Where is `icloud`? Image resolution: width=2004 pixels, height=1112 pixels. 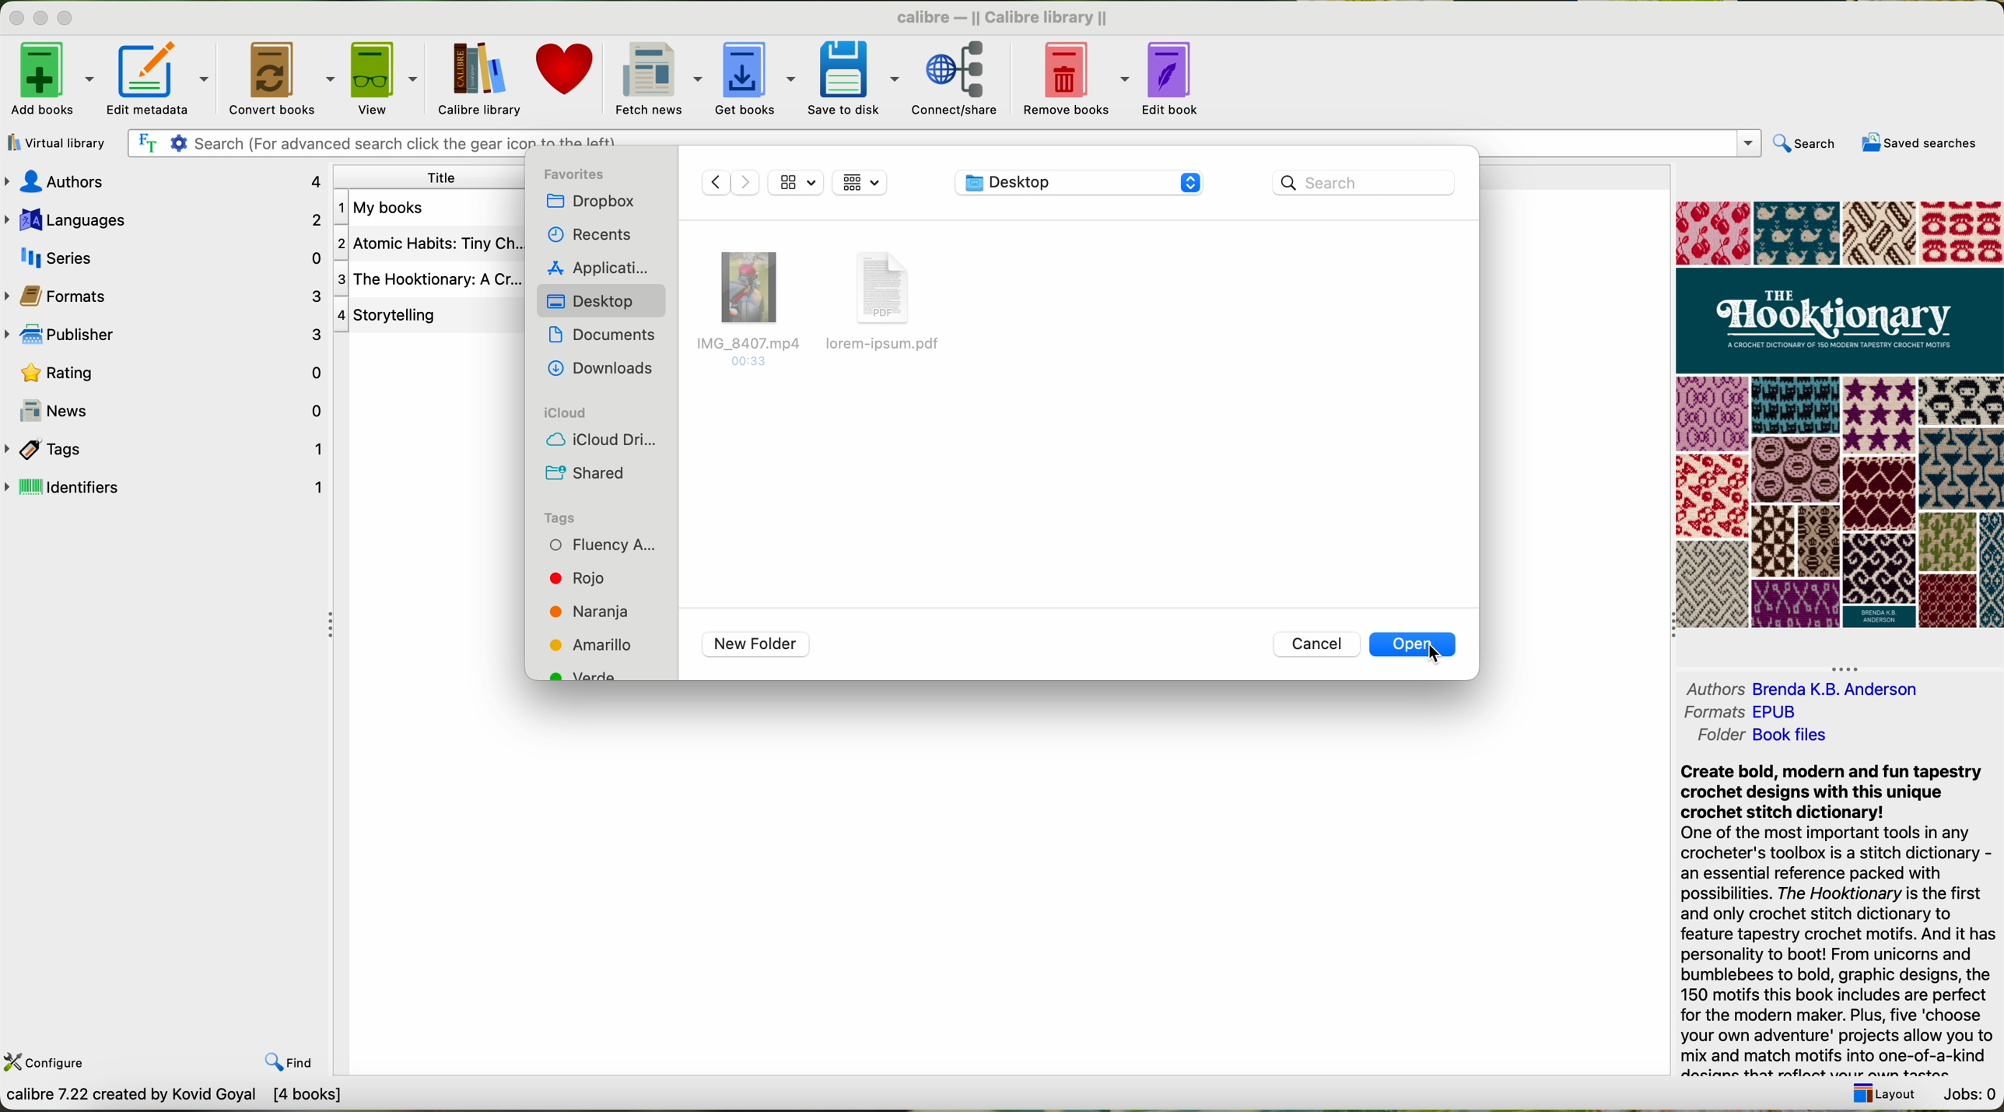 icloud is located at coordinates (563, 411).